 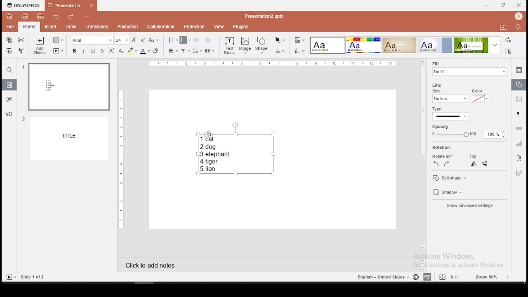 I want to click on options, so click(x=87, y=17).